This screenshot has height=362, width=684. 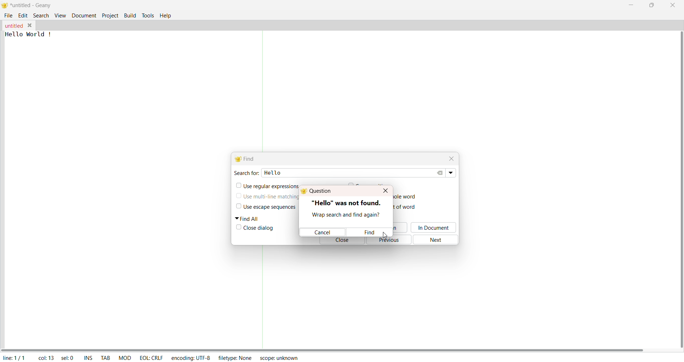 I want to click on Search bar, so click(x=365, y=172).